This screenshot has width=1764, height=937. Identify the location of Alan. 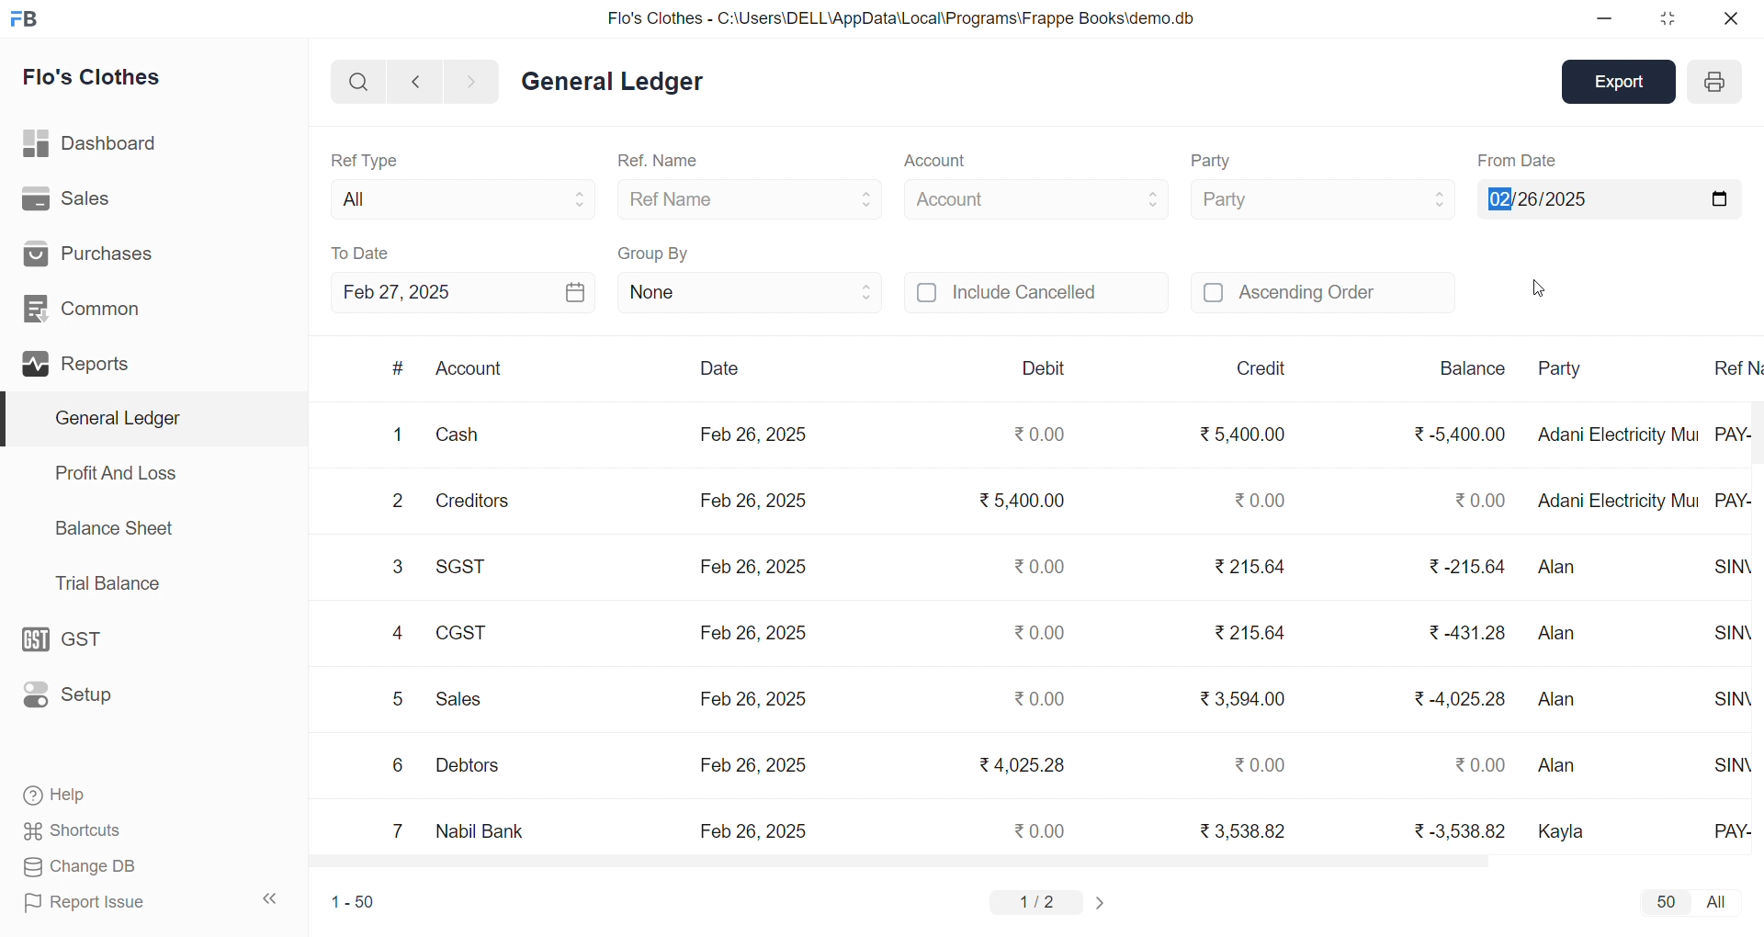
(1566, 634).